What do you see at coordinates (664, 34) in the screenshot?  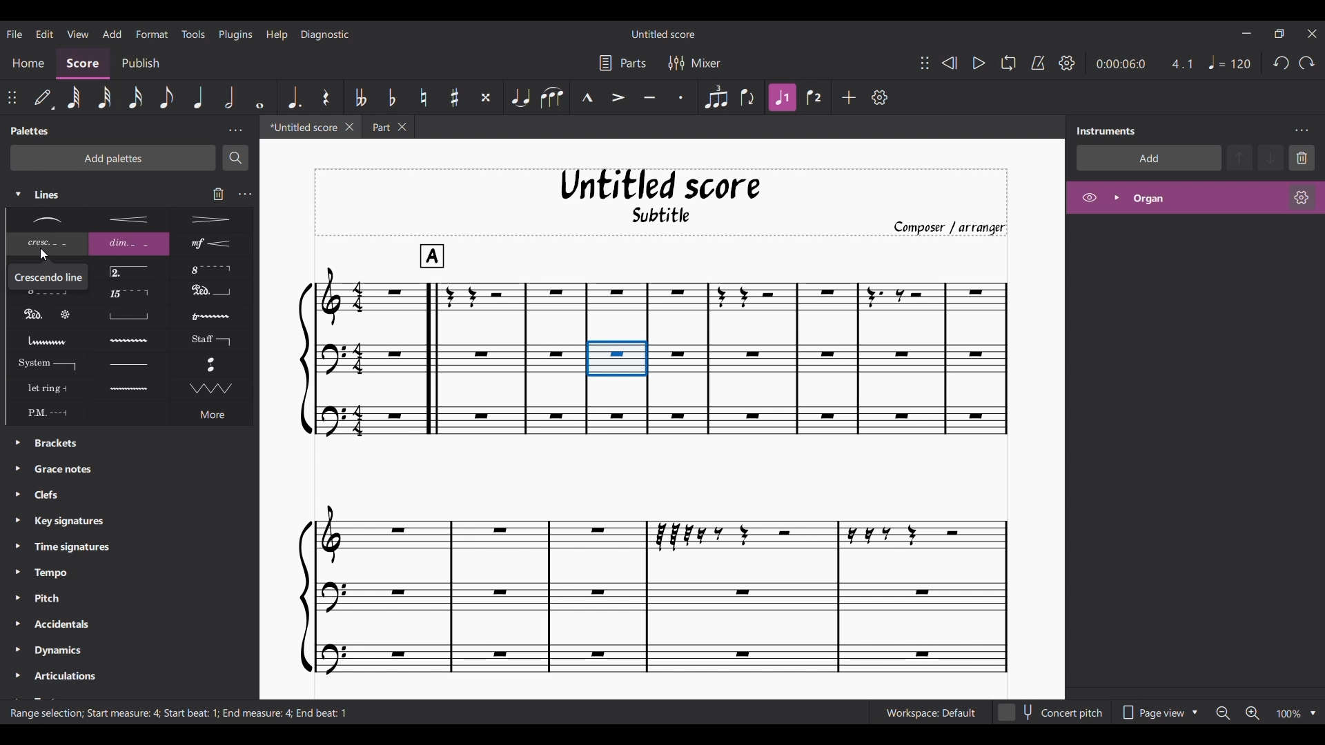 I see `Score title` at bounding box center [664, 34].